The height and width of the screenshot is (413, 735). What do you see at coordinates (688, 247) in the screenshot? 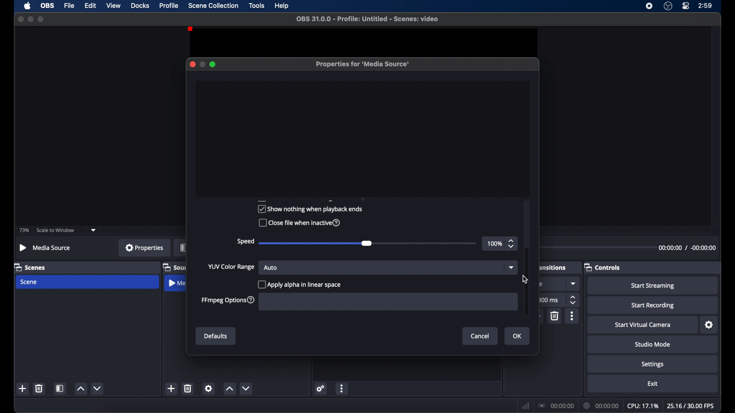
I see `timestamp` at bounding box center [688, 247].